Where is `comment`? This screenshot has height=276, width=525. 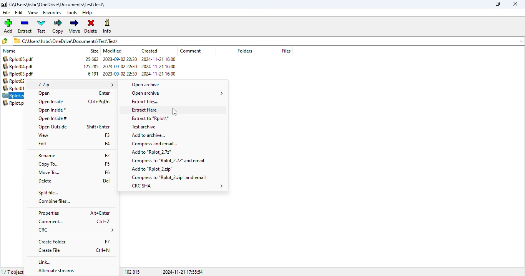
comment is located at coordinates (191, 51).